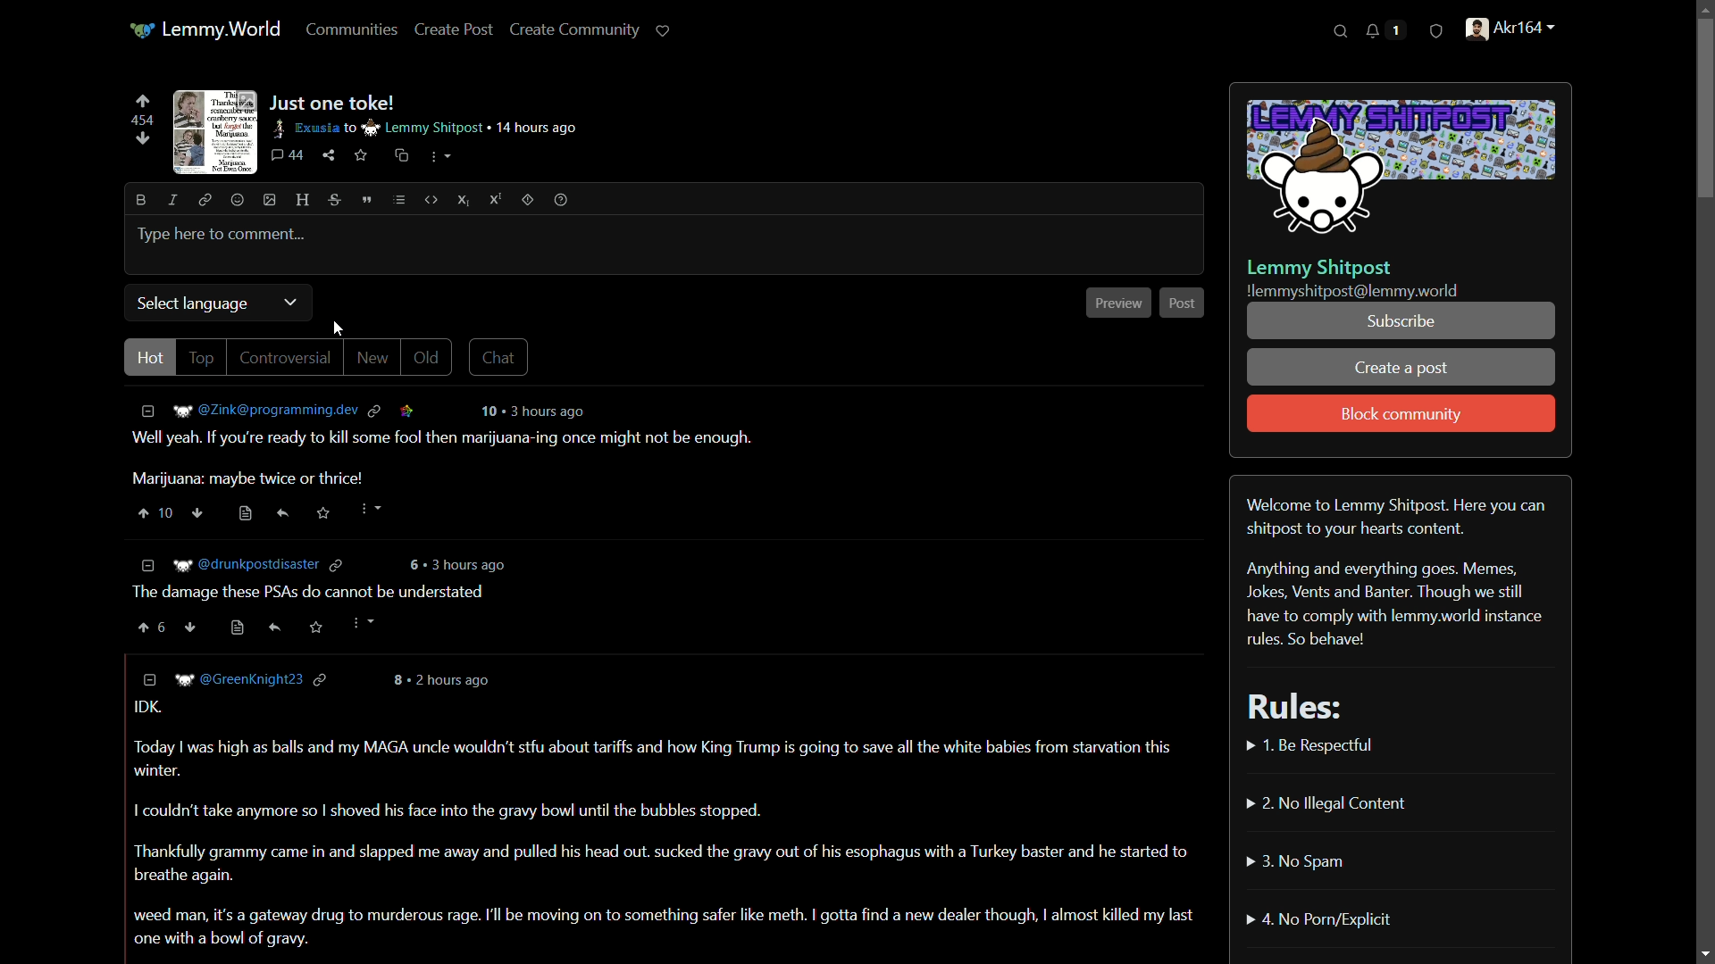  I want to click on communities, so click(350, 29).